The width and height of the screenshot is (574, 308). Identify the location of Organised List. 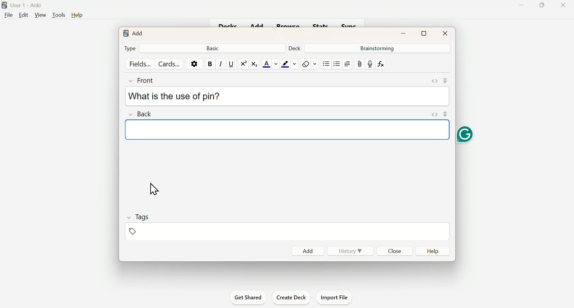
(336, 63).